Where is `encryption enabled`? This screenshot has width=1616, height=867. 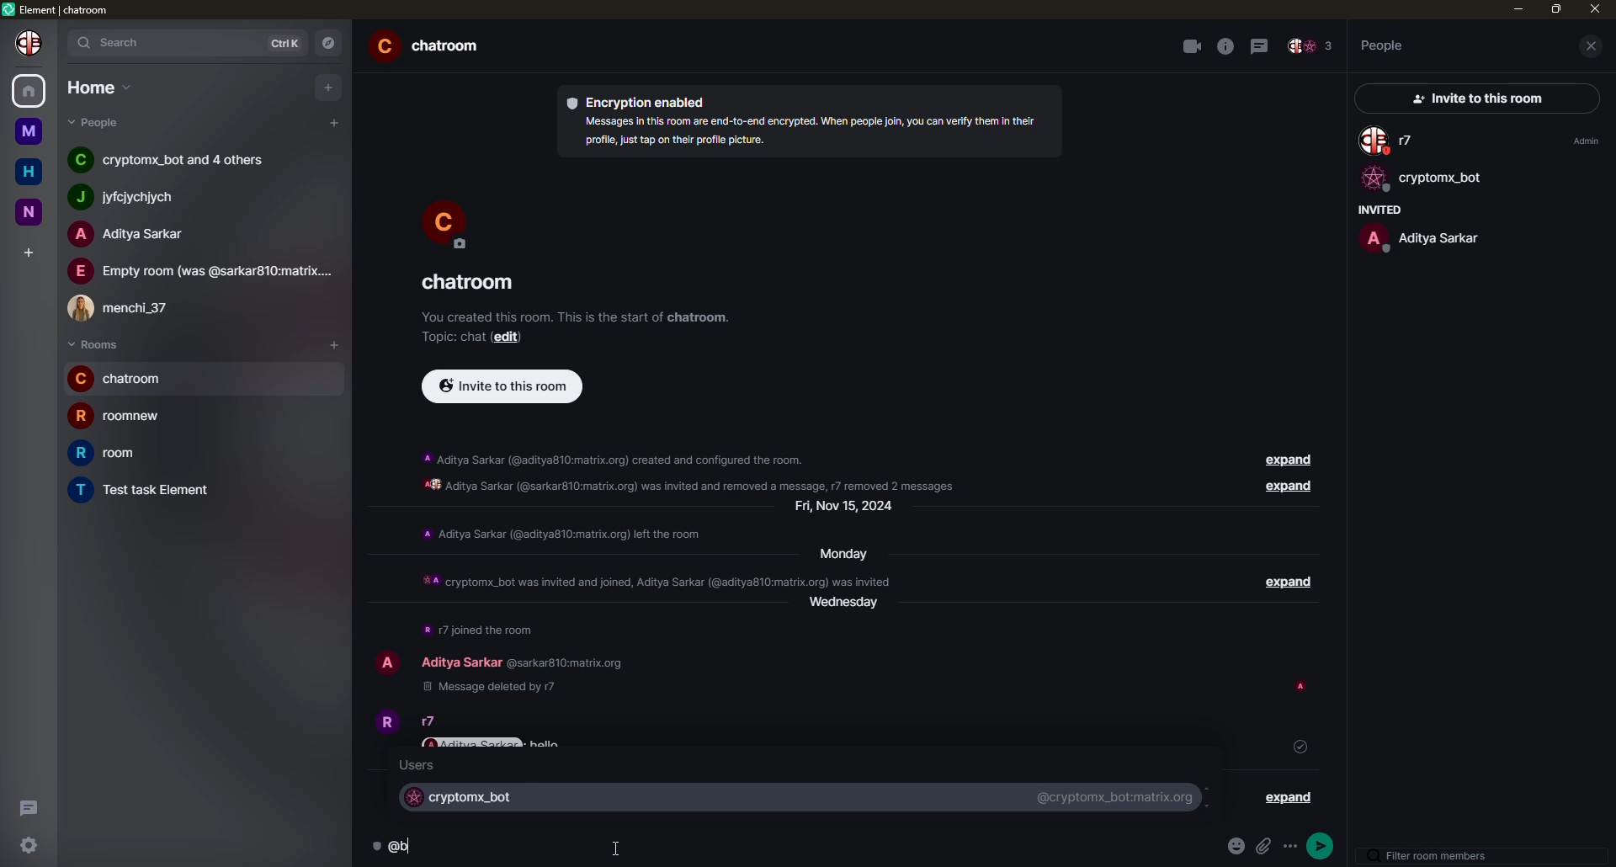
encryption enabled is located at coordinates (642, 101).